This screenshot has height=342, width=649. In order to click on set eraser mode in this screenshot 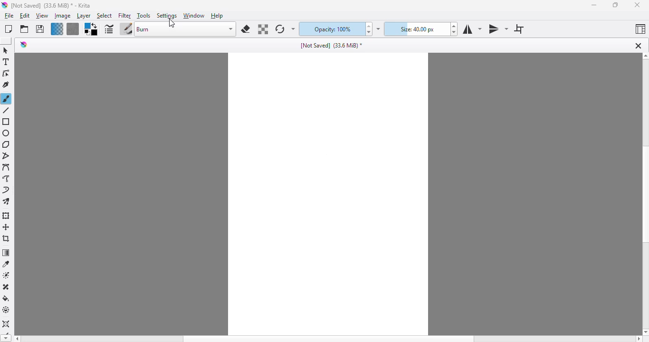, I will do `click(246, 29)`.